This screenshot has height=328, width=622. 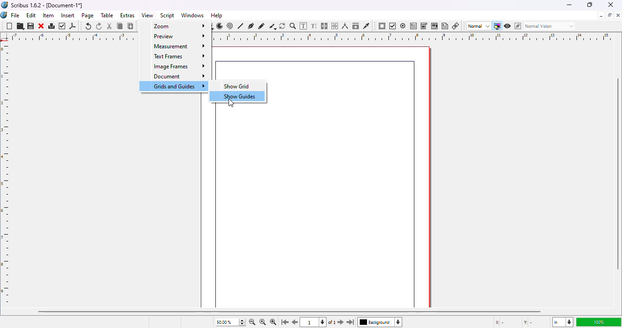 I want to click on close, so click(x=618, y=15).